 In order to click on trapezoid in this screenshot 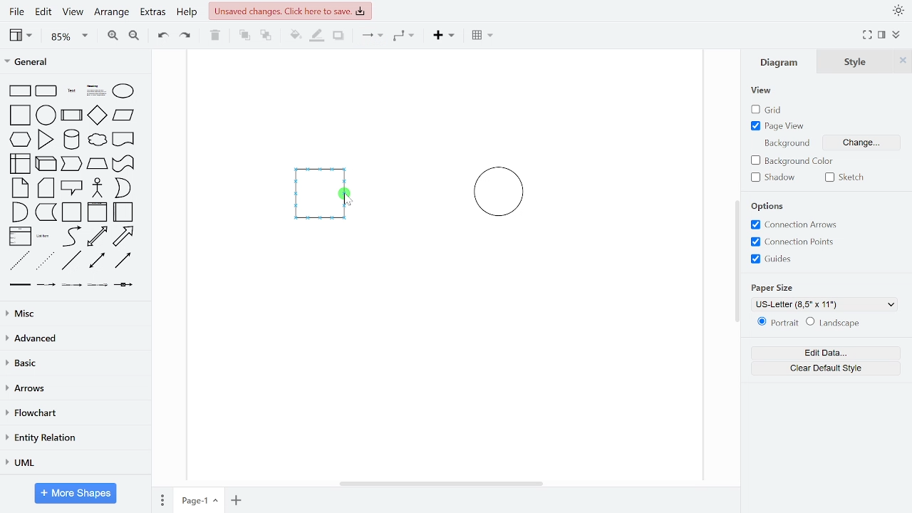, I will do `click(97, 163)`.